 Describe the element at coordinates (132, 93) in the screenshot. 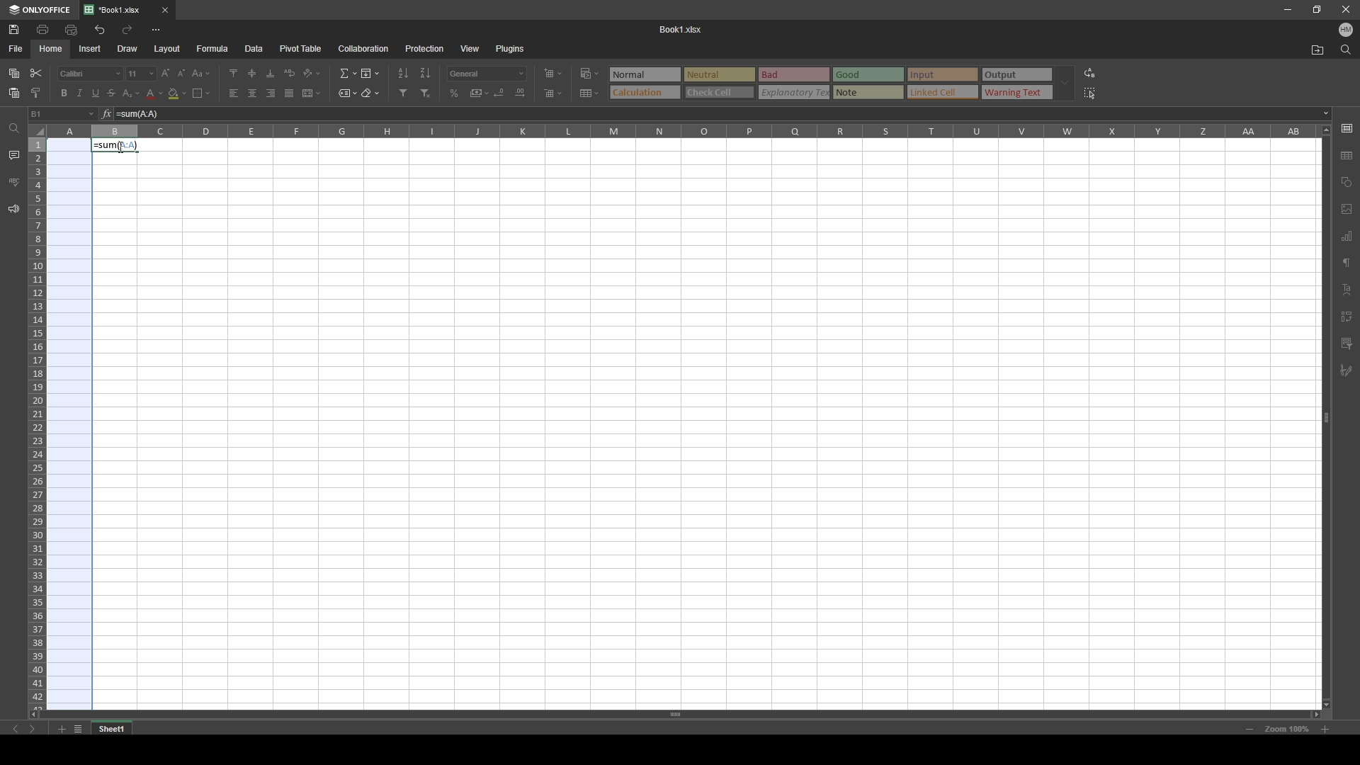

I see `subscript` at that location.